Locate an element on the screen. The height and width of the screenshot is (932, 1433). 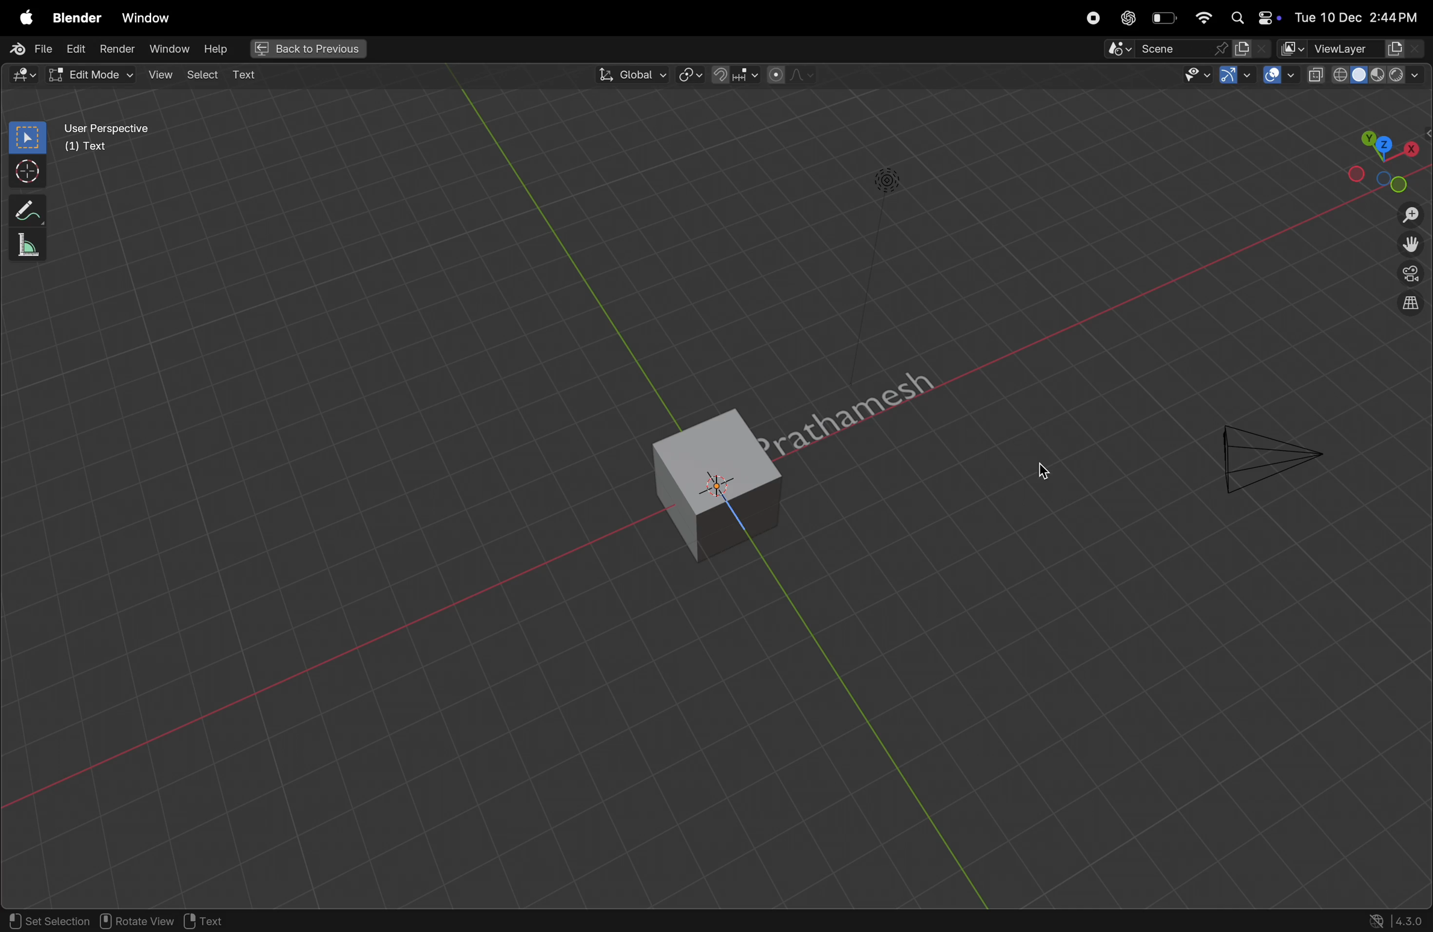
select is located at coordinates (203, 75).